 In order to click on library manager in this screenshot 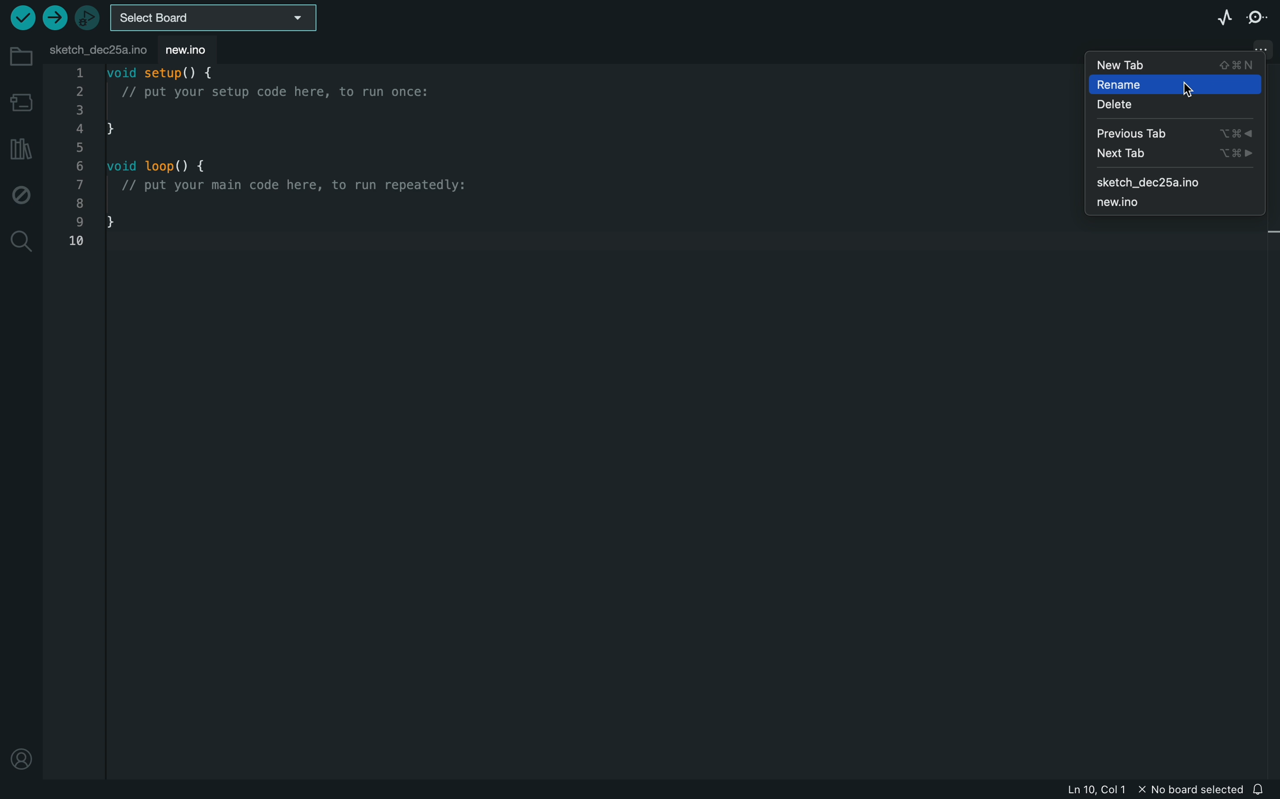, I will do `click(19, 148)`.